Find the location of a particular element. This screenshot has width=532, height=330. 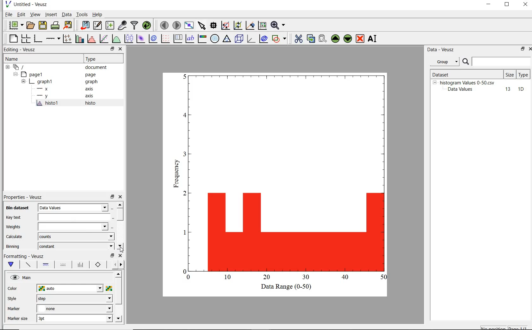

edit and create new datasets is located at coordinates (98, 25).